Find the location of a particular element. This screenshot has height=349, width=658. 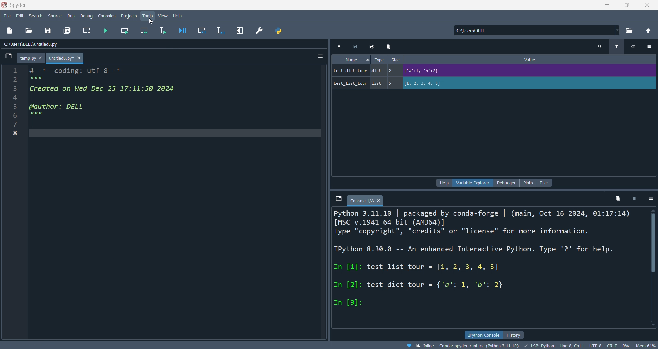

Ci\Users\DELL. is located at coordinates (482, 30).